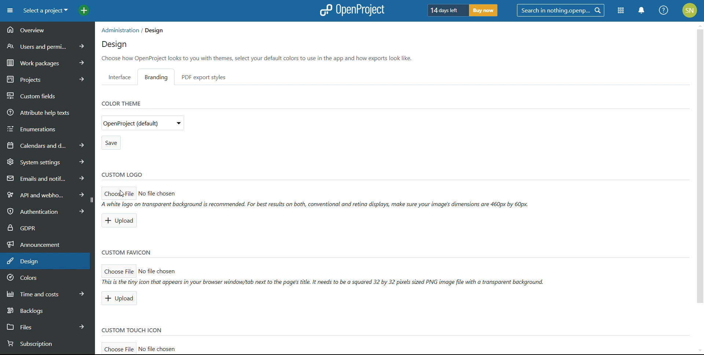  I want to click on projects, so click(47, 78).